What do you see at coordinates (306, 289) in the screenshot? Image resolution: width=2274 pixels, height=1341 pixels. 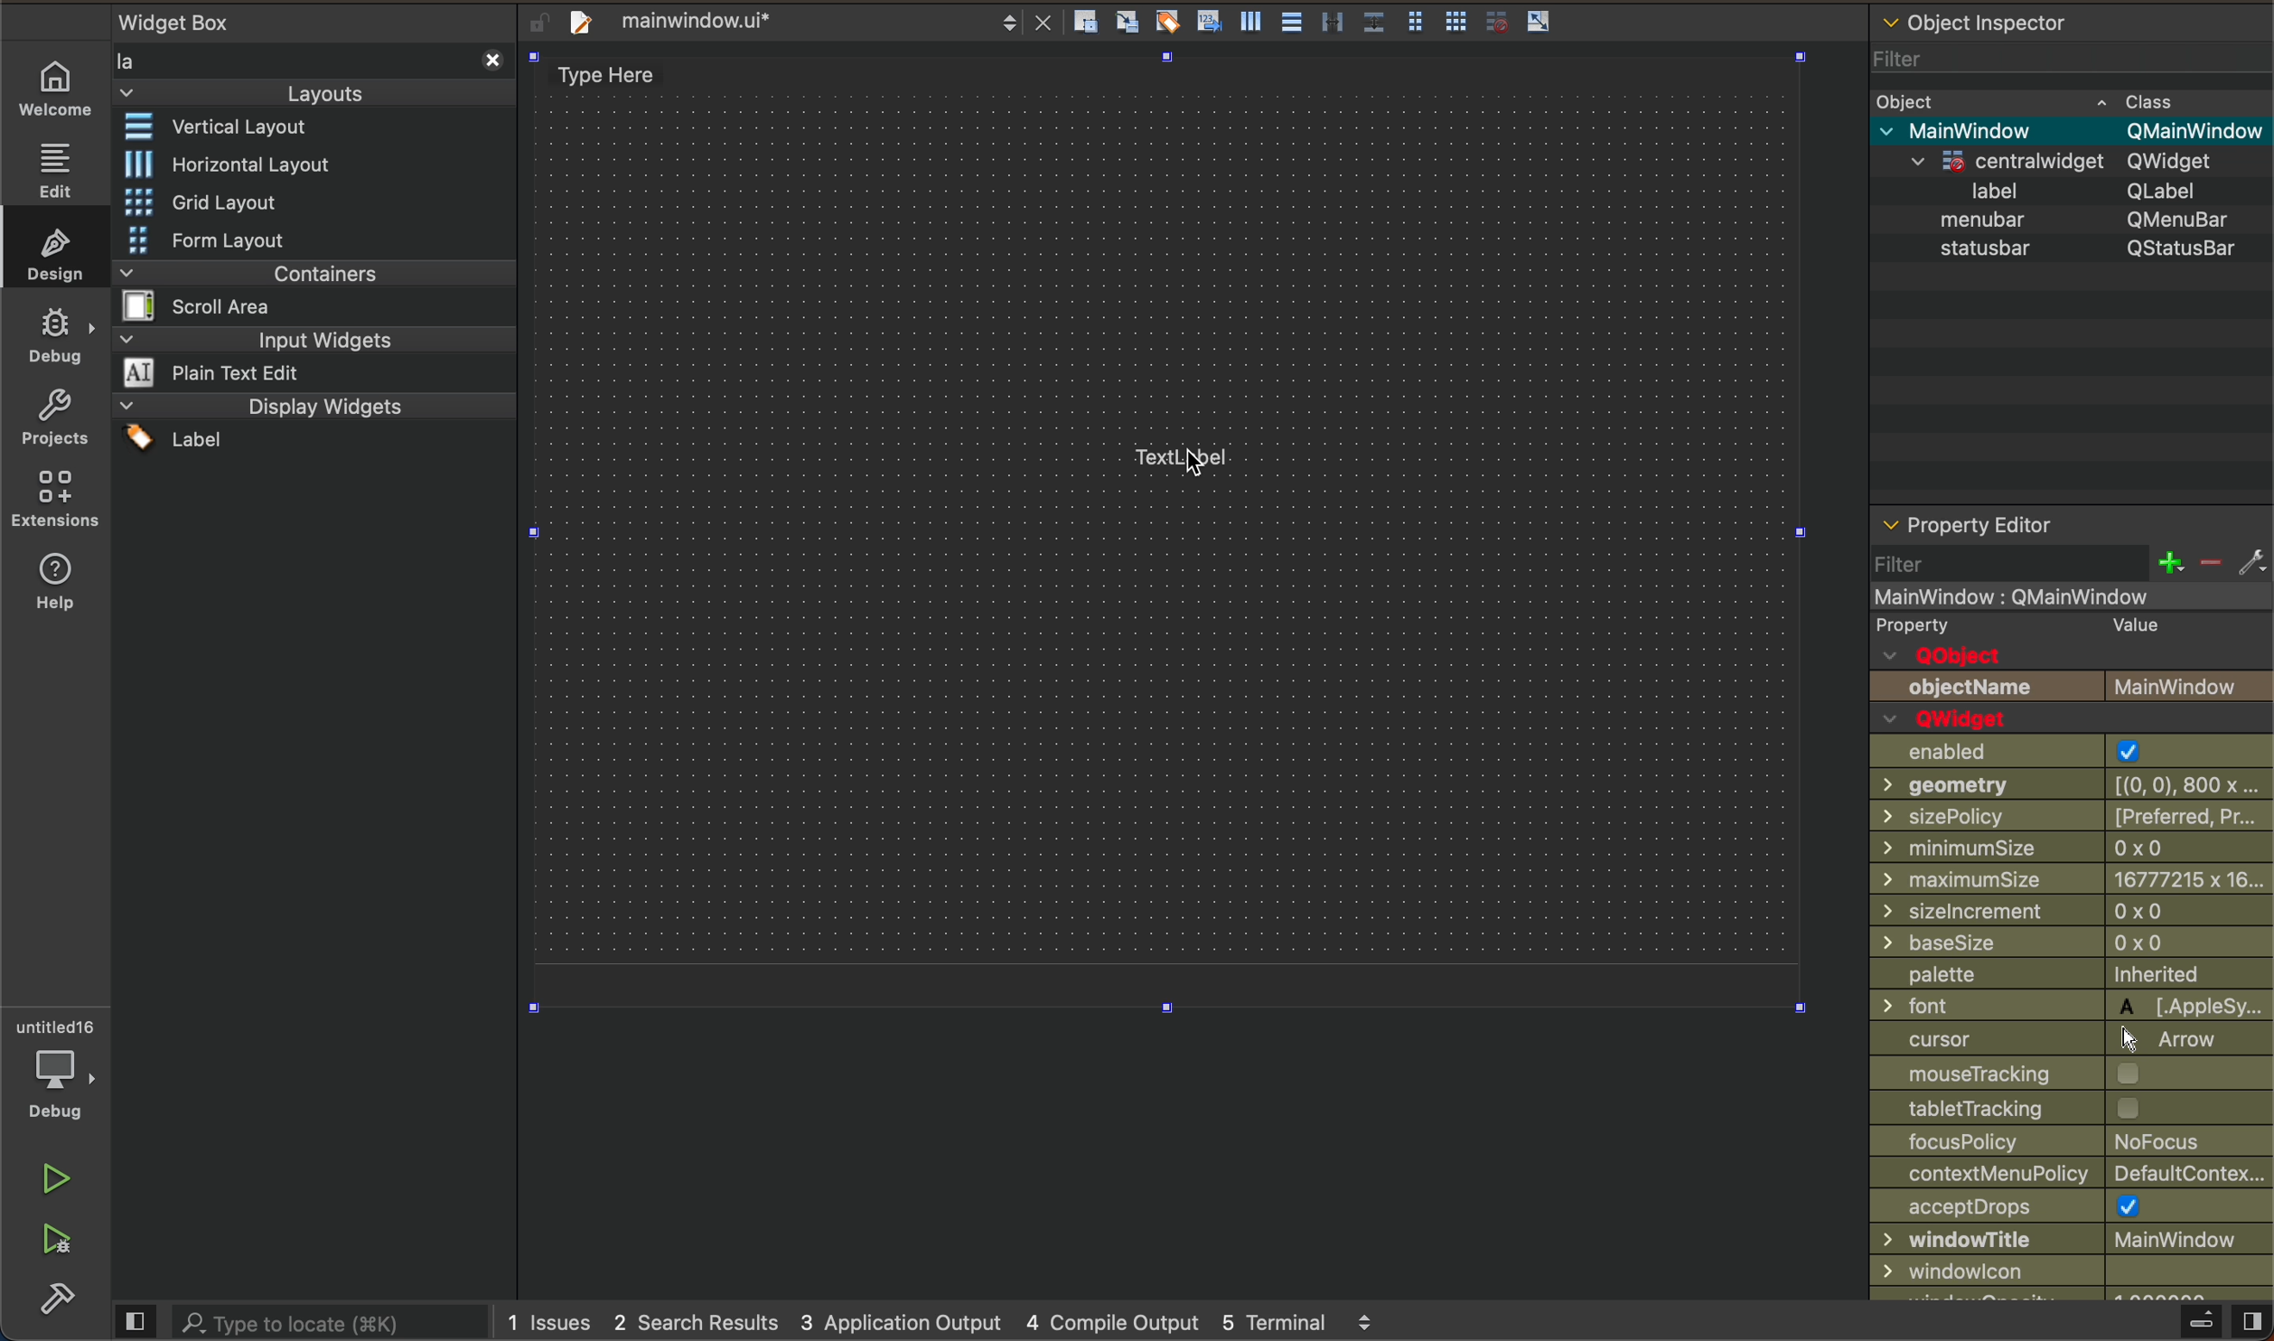 I see `containers` at bounding box center [306, 289].